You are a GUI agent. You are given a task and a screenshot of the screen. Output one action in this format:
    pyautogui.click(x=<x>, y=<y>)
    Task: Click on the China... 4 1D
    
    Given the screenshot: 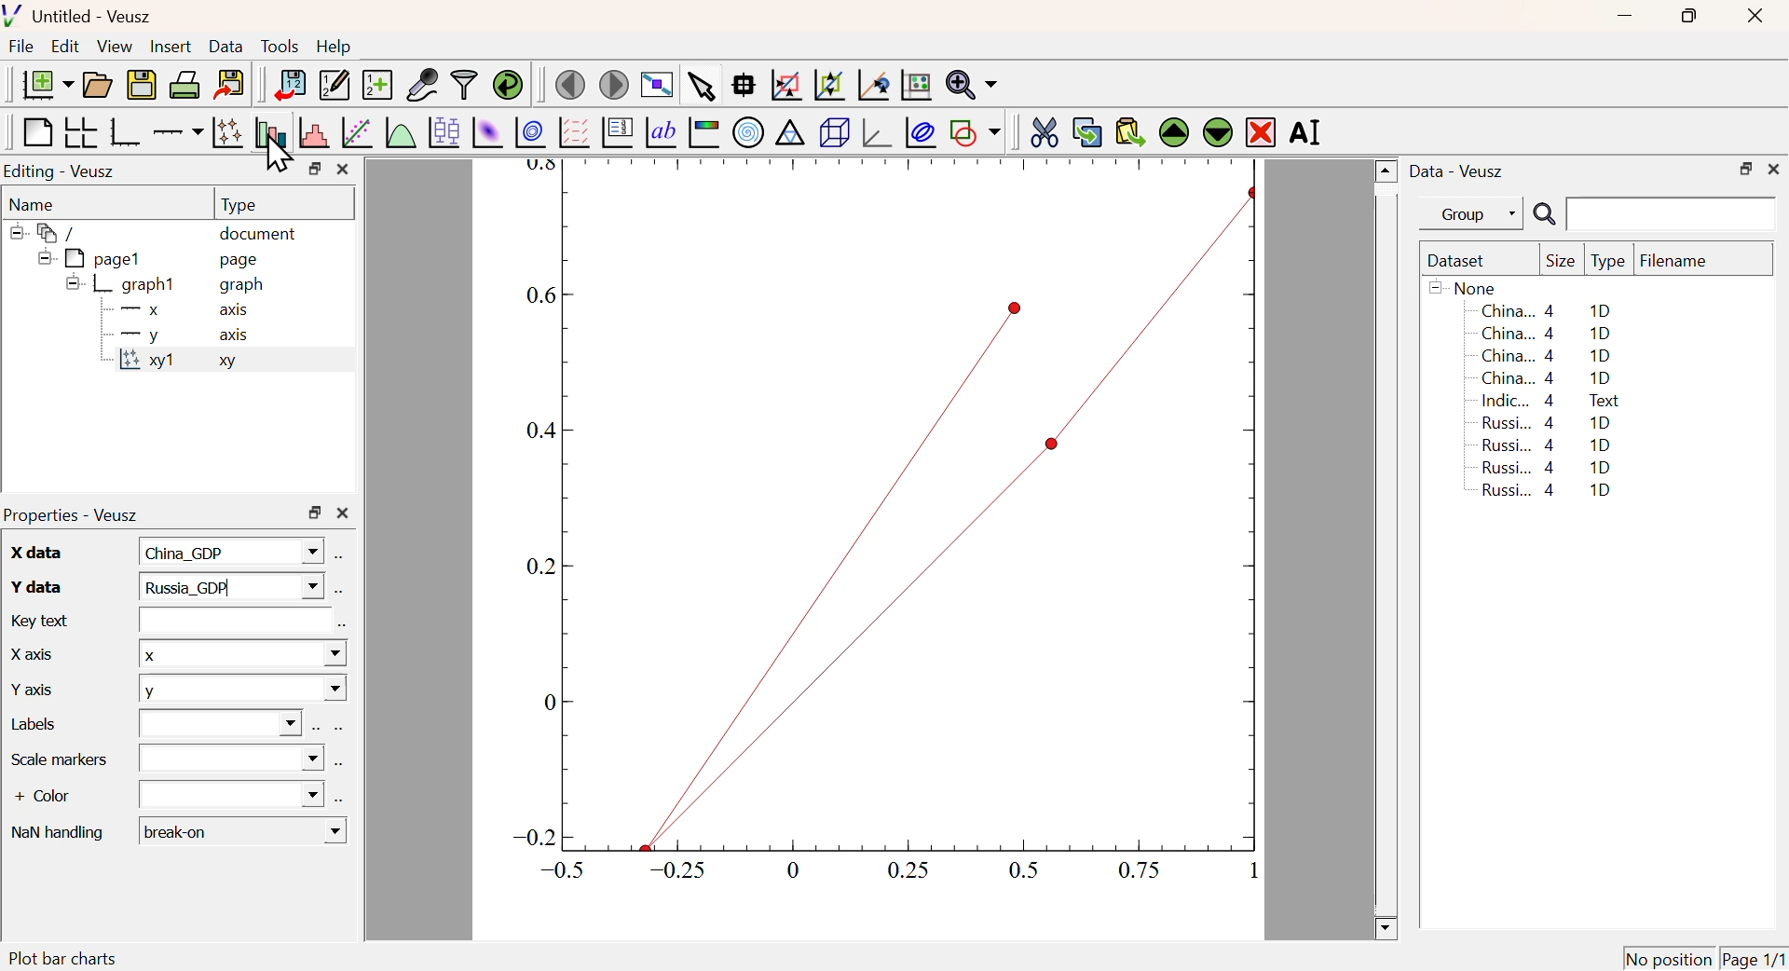 What is the action you would take?
    pyautogui.click(x=1549, y=357)
    